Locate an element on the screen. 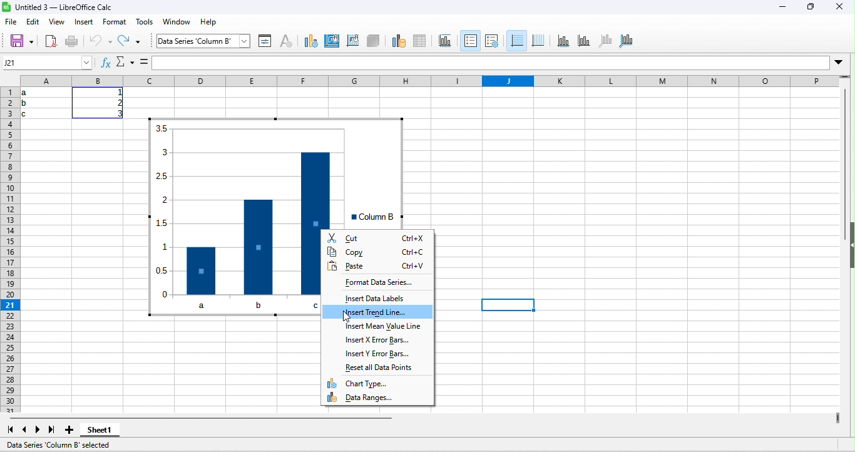 The width and height of the screenshot is (855, 452). formula is located at coordinates (143, 60).